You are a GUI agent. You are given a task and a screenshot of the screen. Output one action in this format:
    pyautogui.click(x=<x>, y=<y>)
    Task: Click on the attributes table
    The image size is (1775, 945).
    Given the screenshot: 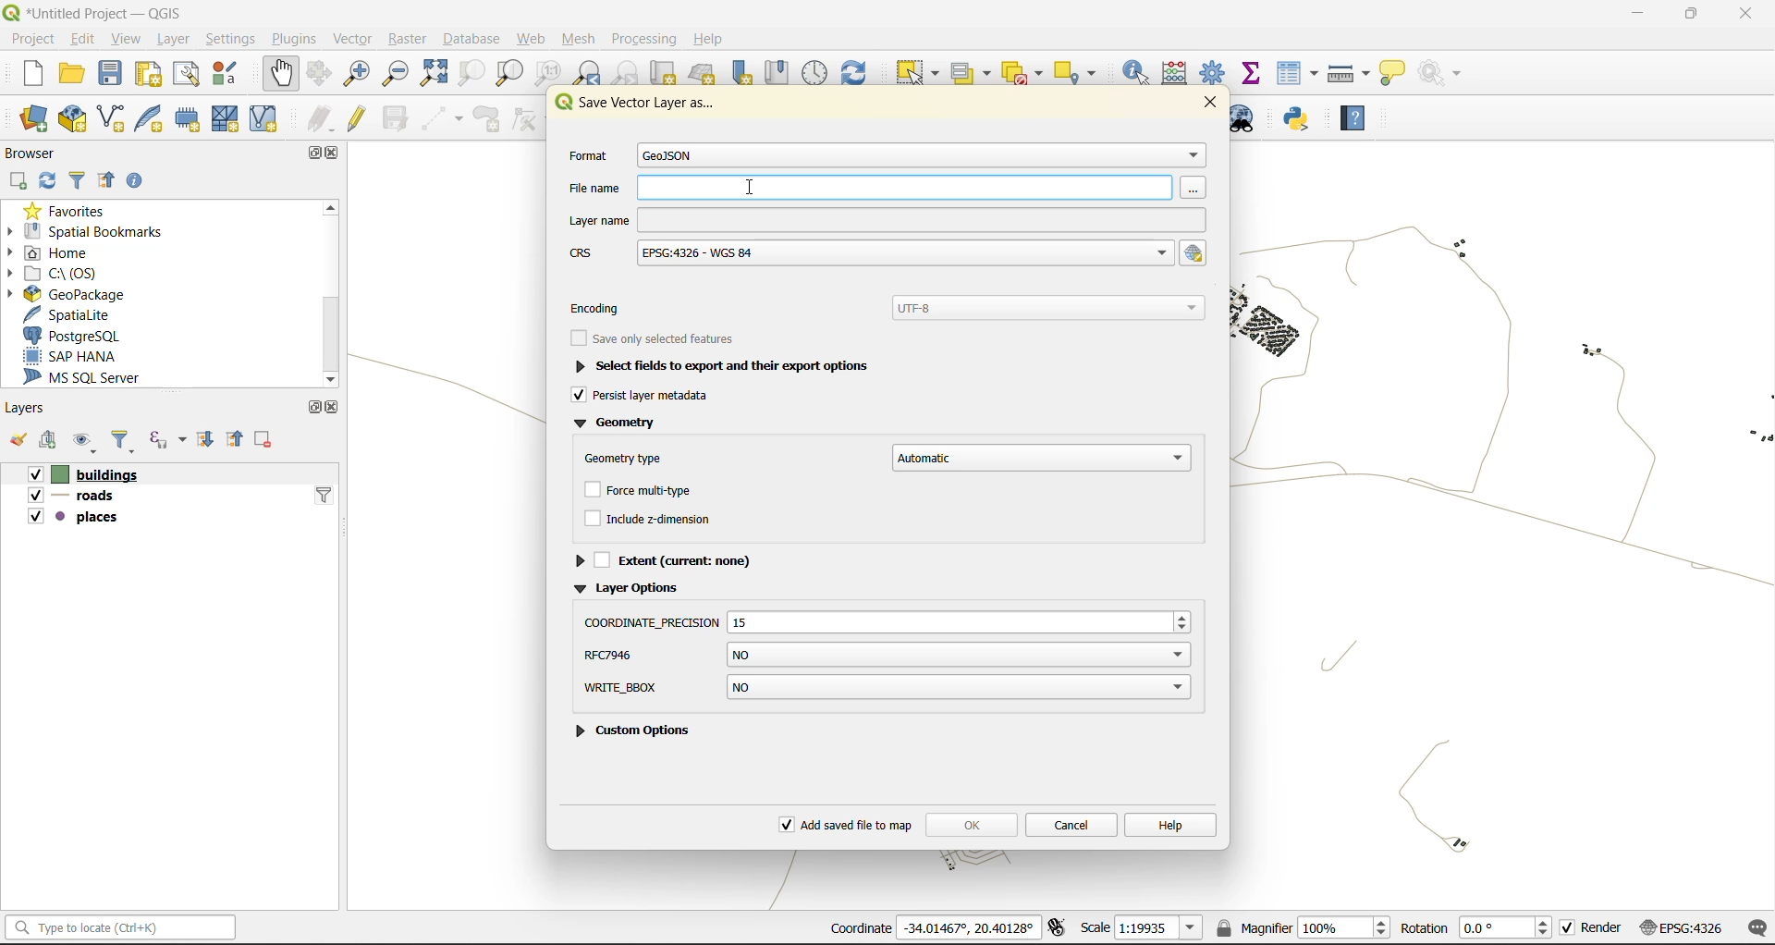 What is the action you would take?
    pyautogui.click(x=1297, y=75)
    